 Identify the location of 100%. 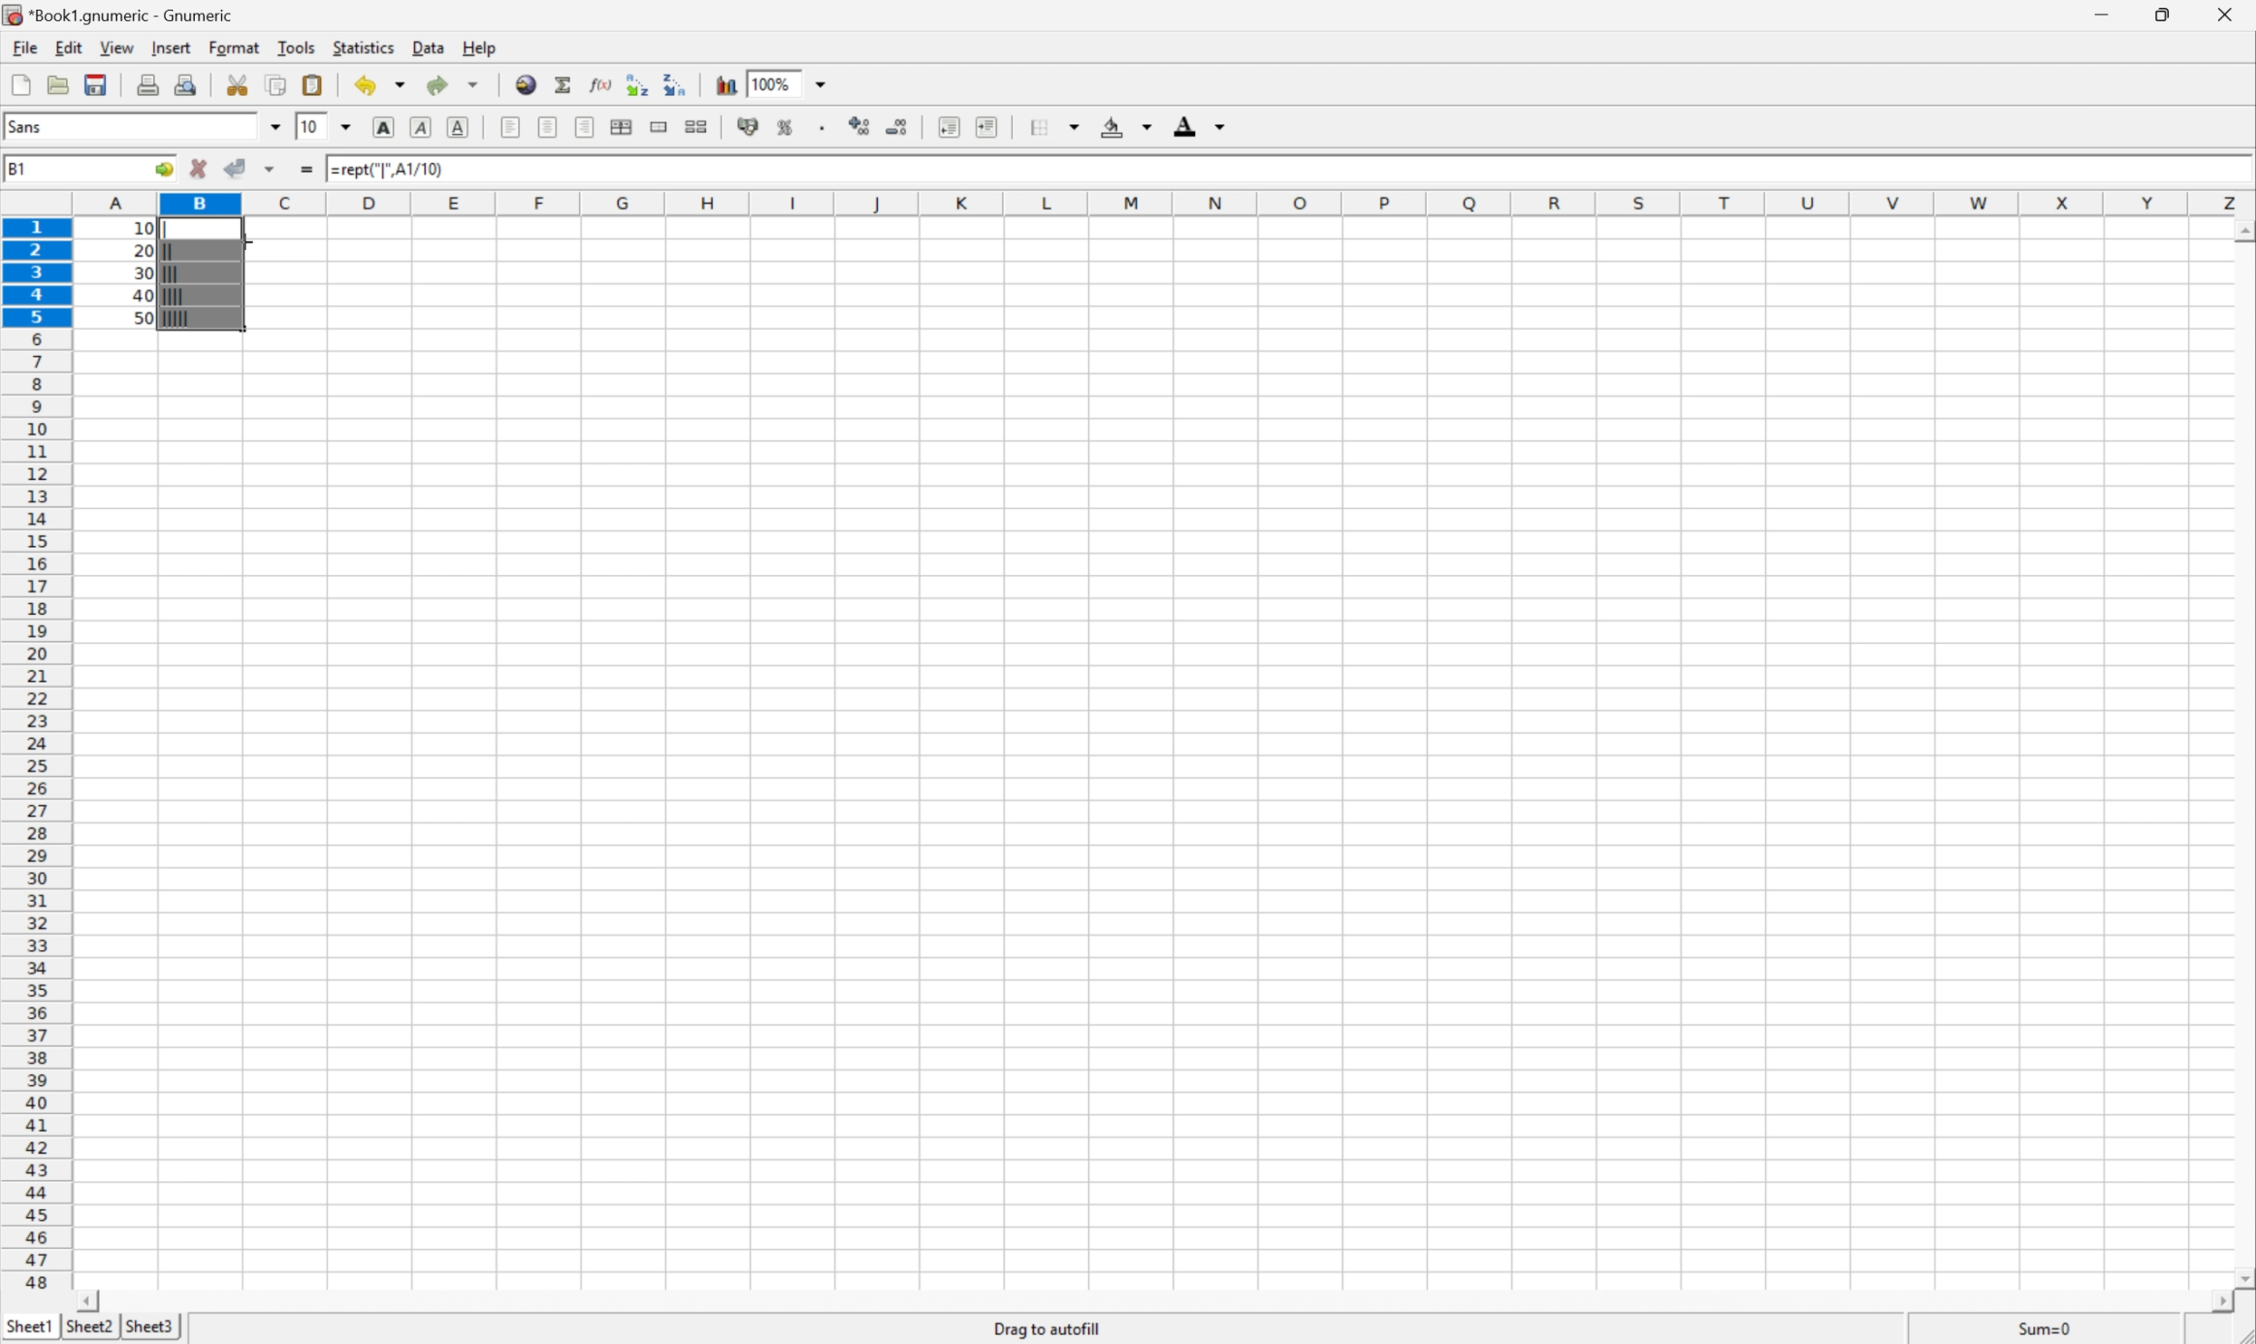
(773, 83).